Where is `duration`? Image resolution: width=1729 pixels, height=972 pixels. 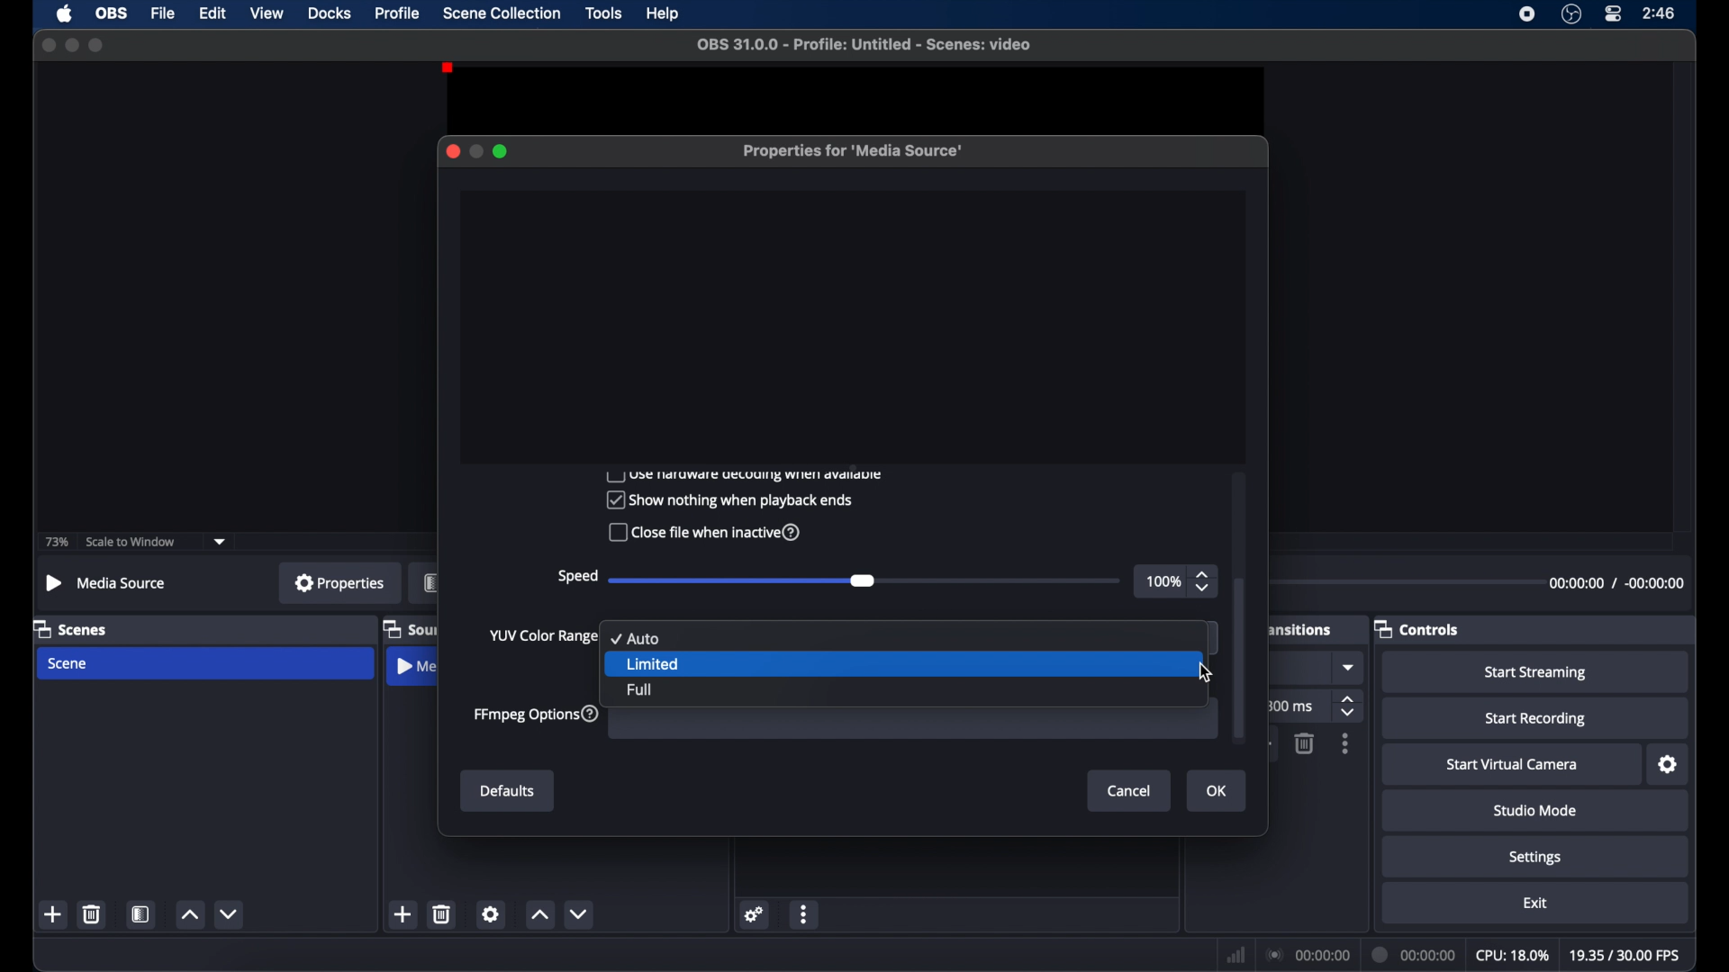
duration is located at coordinates (1414, 954).